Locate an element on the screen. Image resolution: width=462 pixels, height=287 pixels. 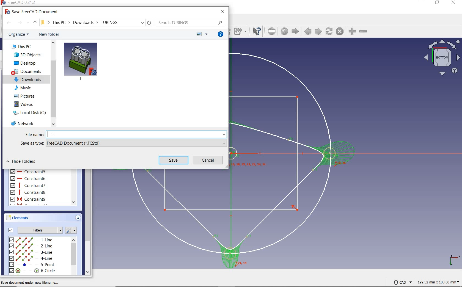
2-line is located at coordinates (31, 246).